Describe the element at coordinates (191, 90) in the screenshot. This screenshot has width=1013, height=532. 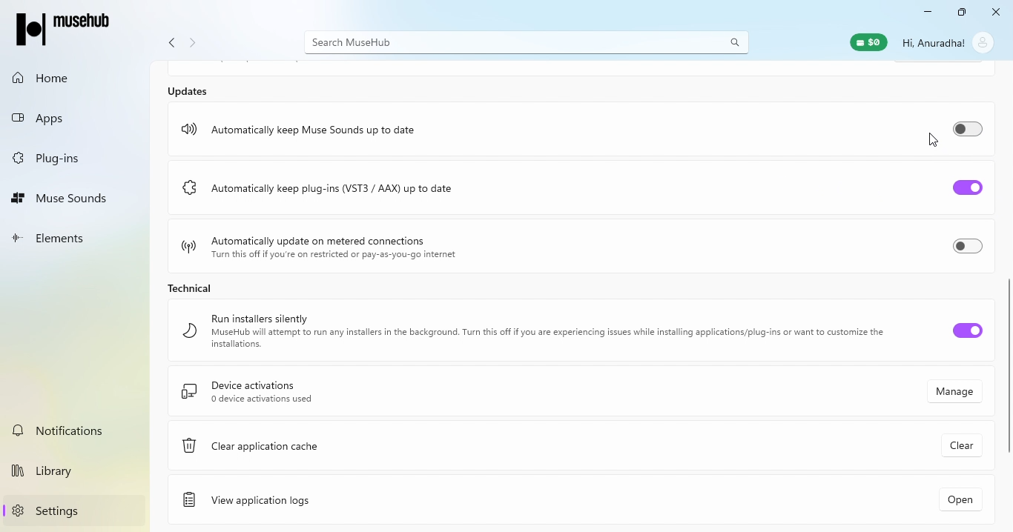
I see `Updates` at that location.